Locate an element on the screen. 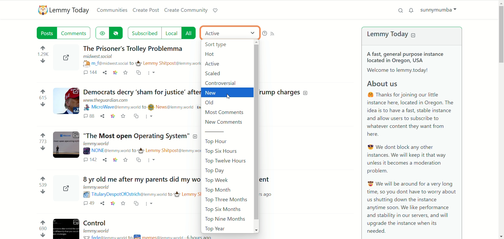 This screenshot has width=504, height=239. ‘midwest.social (link) is located at coordinates (97, 57).